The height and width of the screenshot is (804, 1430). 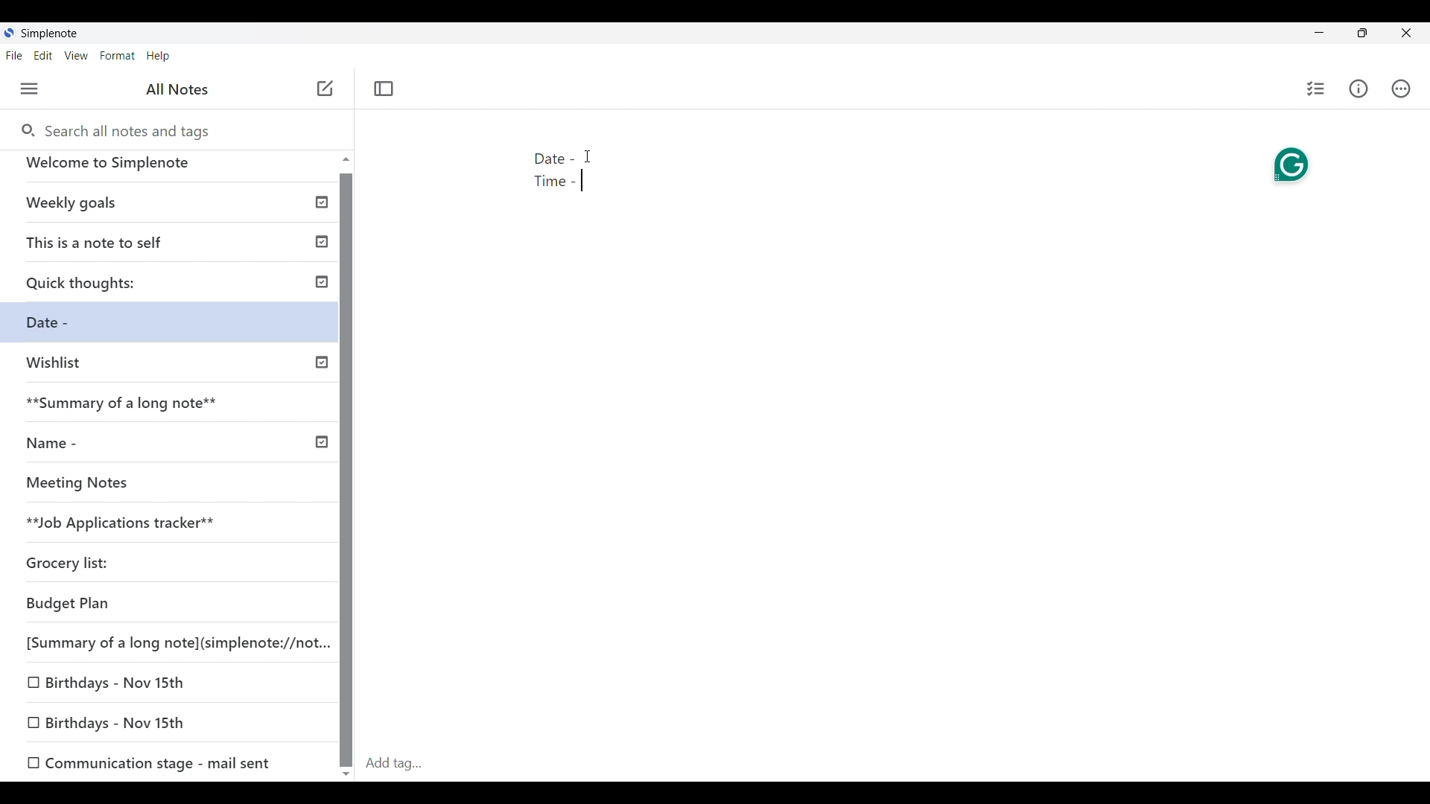 I want to click on Edit menu, so click(x=43, y=55).